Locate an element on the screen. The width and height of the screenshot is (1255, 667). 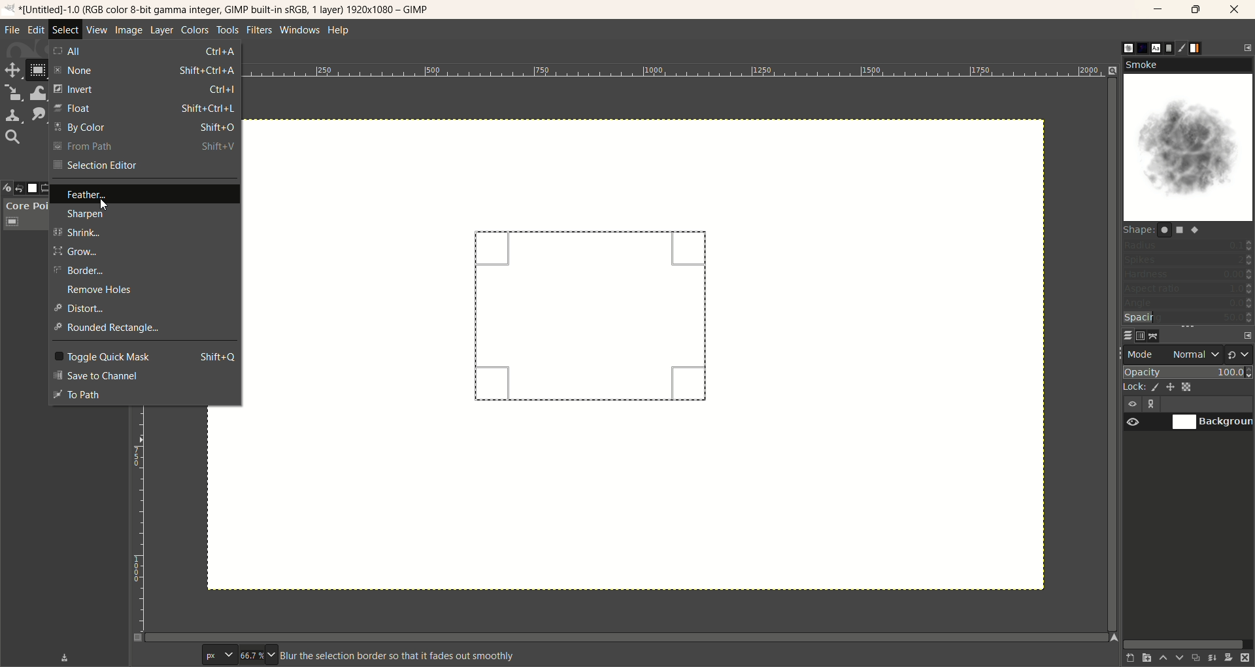
visibility is located at coordinates (1133, 404).